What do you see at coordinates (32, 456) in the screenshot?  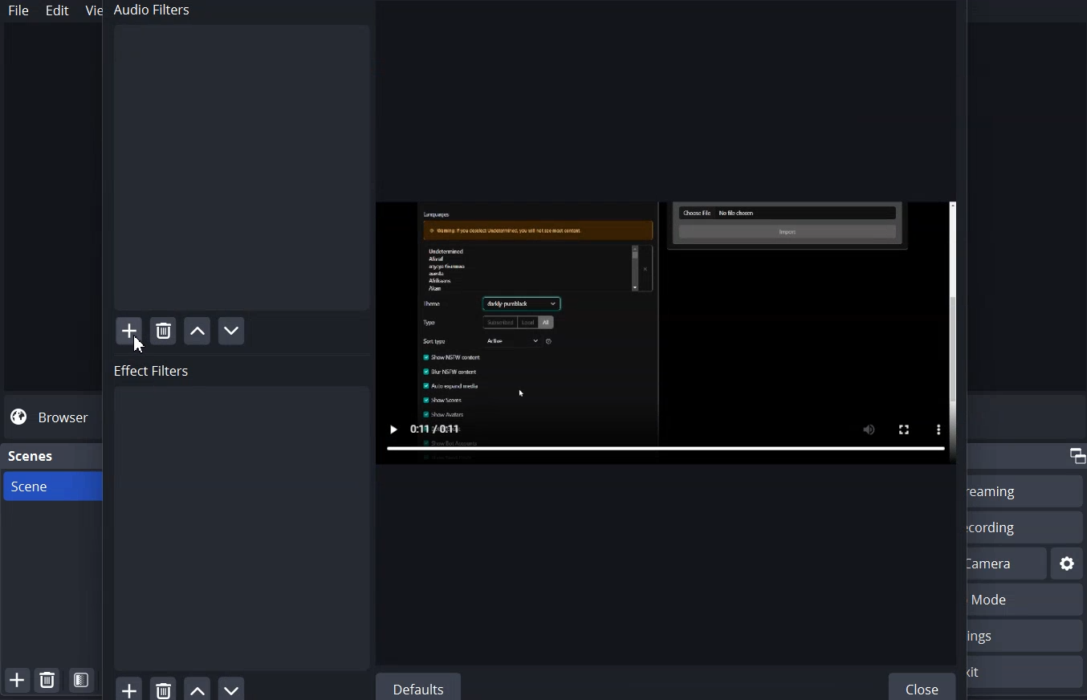 I see `Scene` at bounding box center [32, 456].